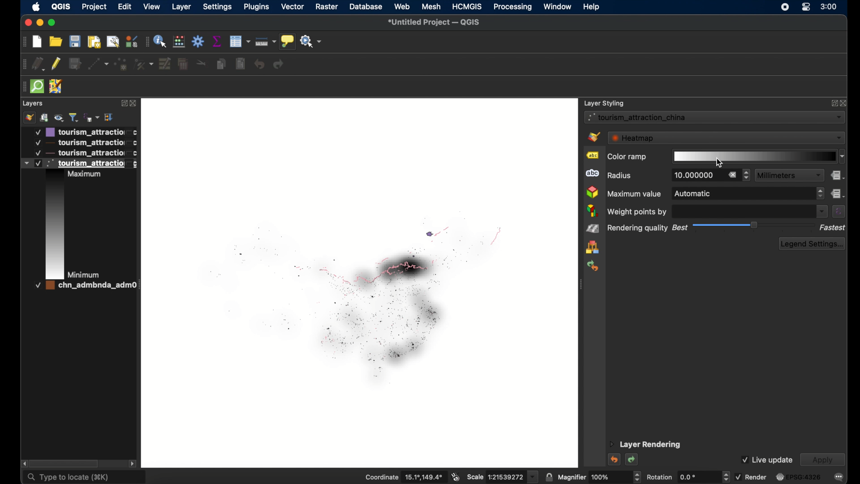 The image size is (860, 484). I want to click on redo, so click(632, 460).